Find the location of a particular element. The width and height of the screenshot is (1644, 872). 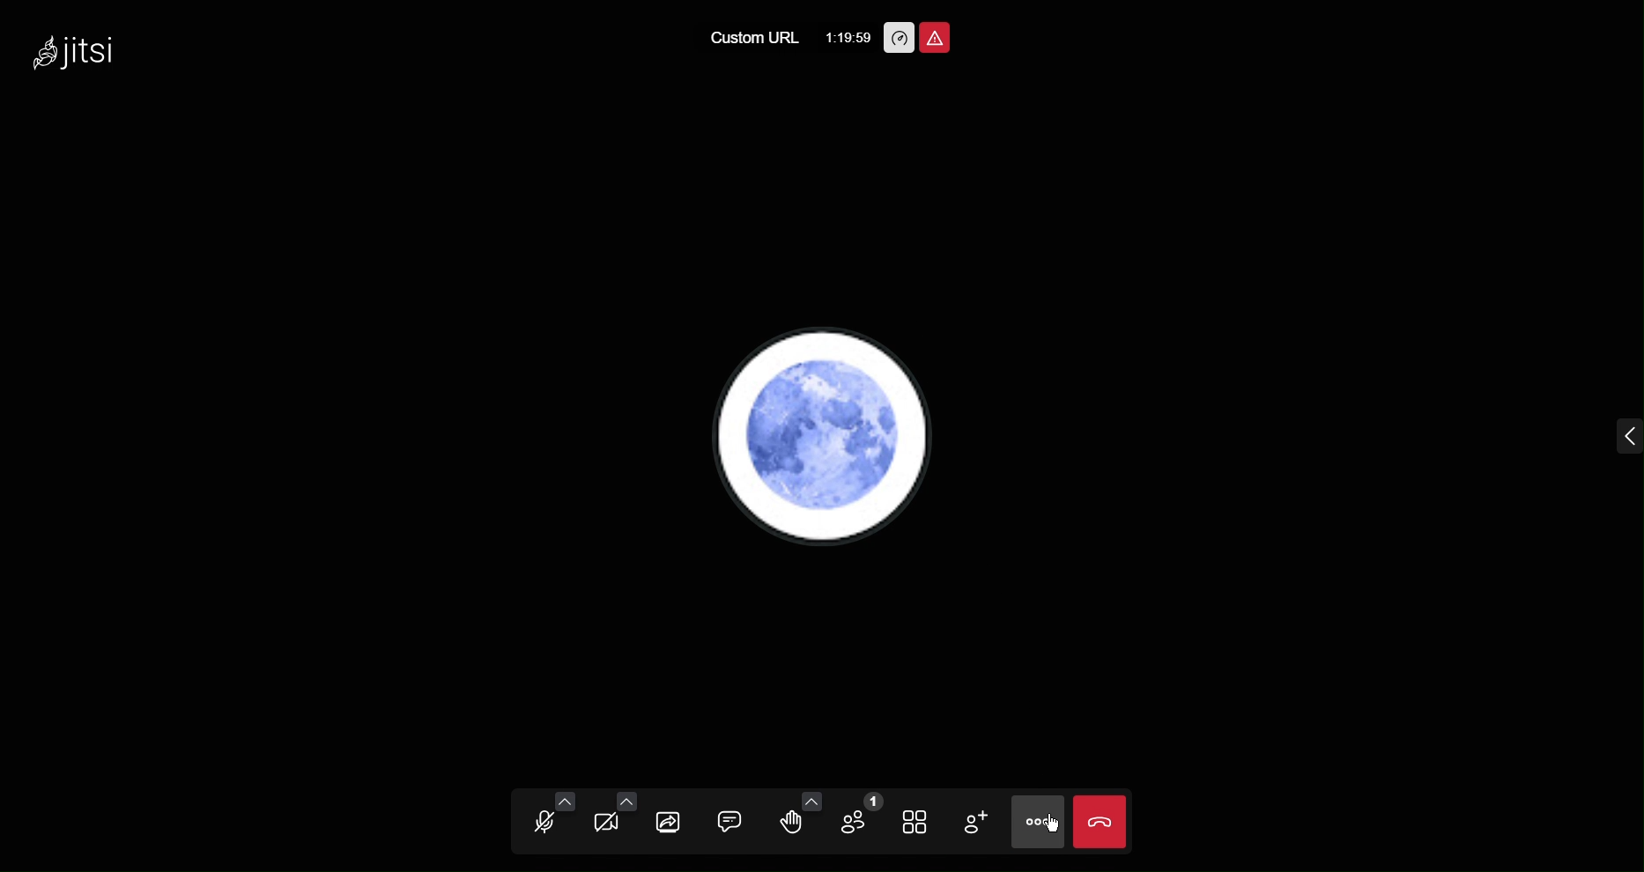

Chat is located at coordinates (735, 819).